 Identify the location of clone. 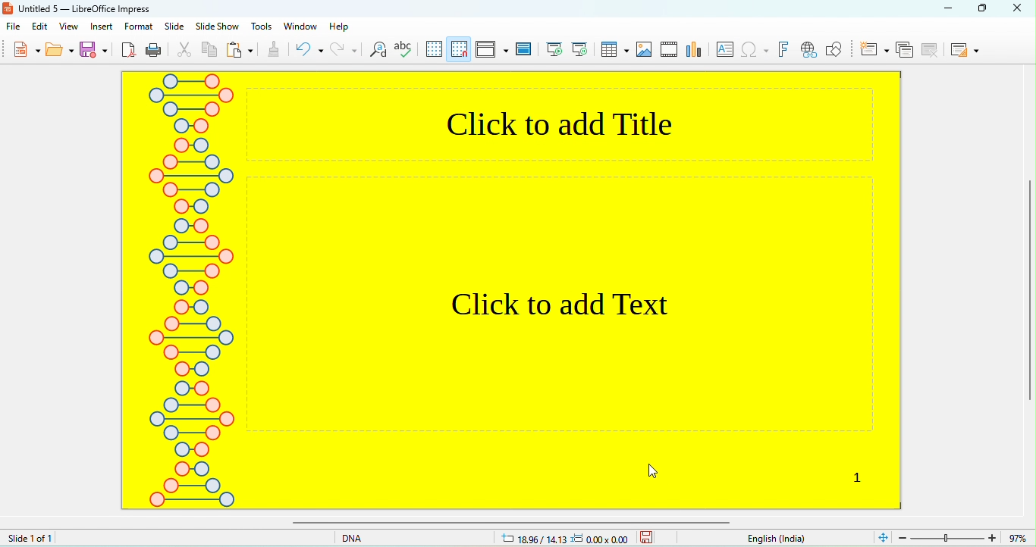
(273, 51).